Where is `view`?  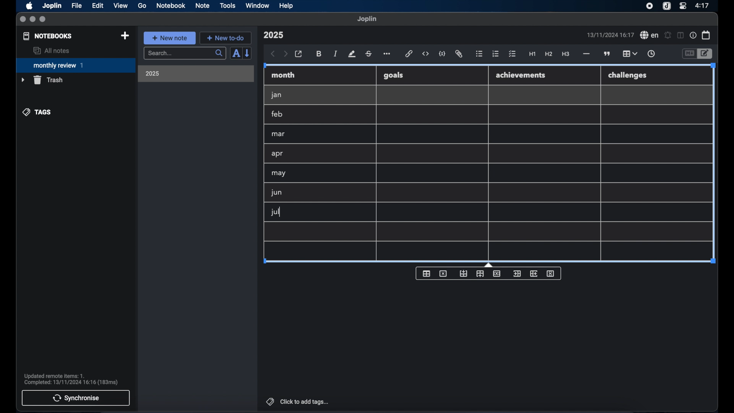 view is located at coordinates (120, 6).